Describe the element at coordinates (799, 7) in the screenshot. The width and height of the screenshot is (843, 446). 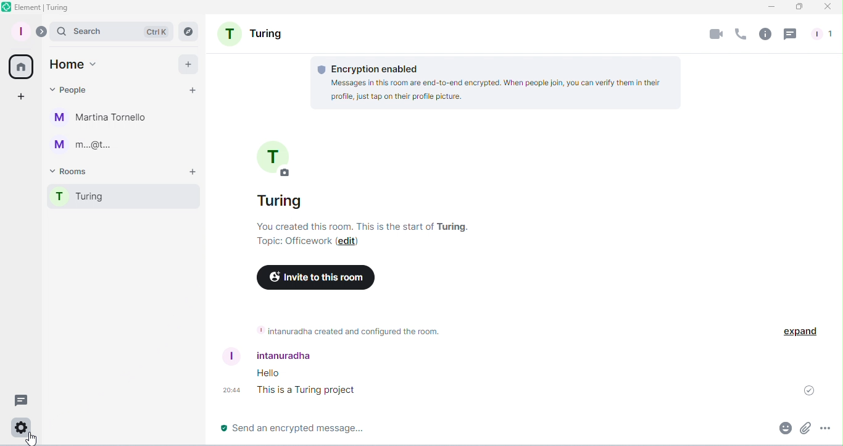
I see `Maximize` at that location.